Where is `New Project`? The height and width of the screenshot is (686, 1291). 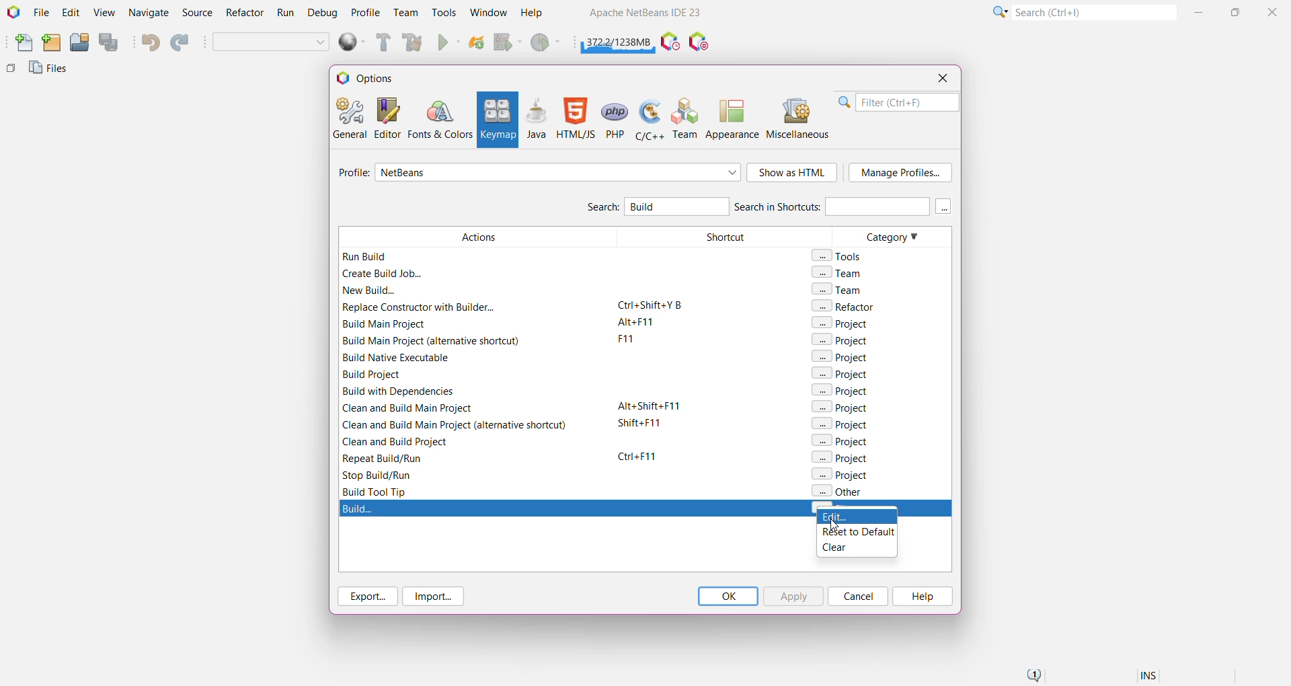
New Project is located at coordinates (51, 43).